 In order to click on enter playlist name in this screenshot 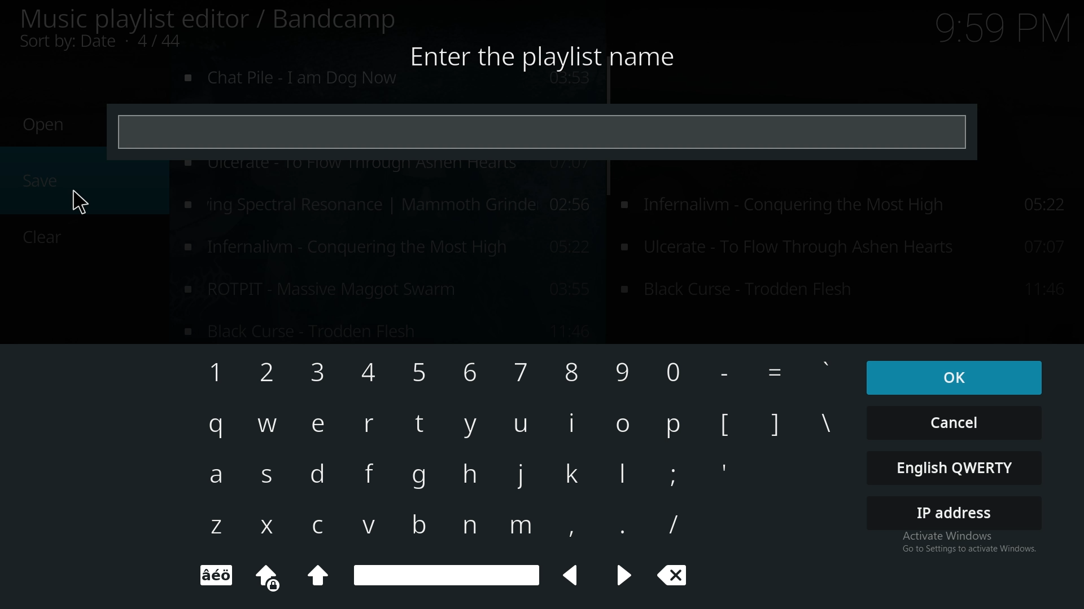, I will do `click(549, 55)`.